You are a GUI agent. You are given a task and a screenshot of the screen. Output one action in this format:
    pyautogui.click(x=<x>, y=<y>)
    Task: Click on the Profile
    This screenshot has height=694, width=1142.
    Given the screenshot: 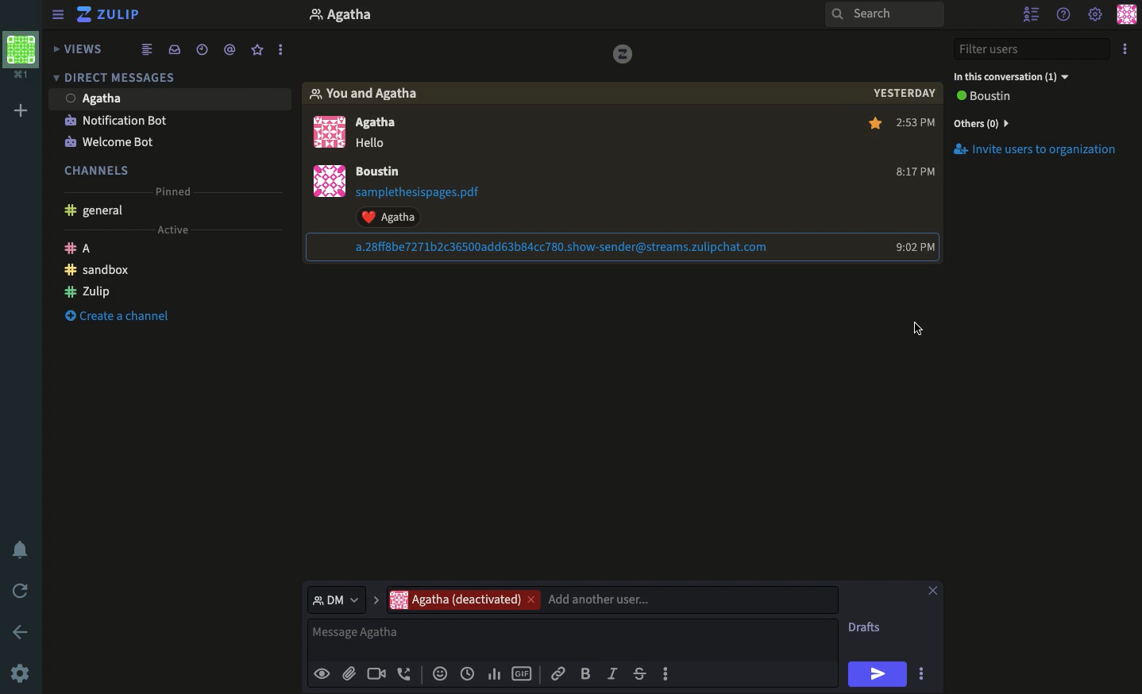 What is the action you would take?
    pyautogui.click(x=326, y=183)
    